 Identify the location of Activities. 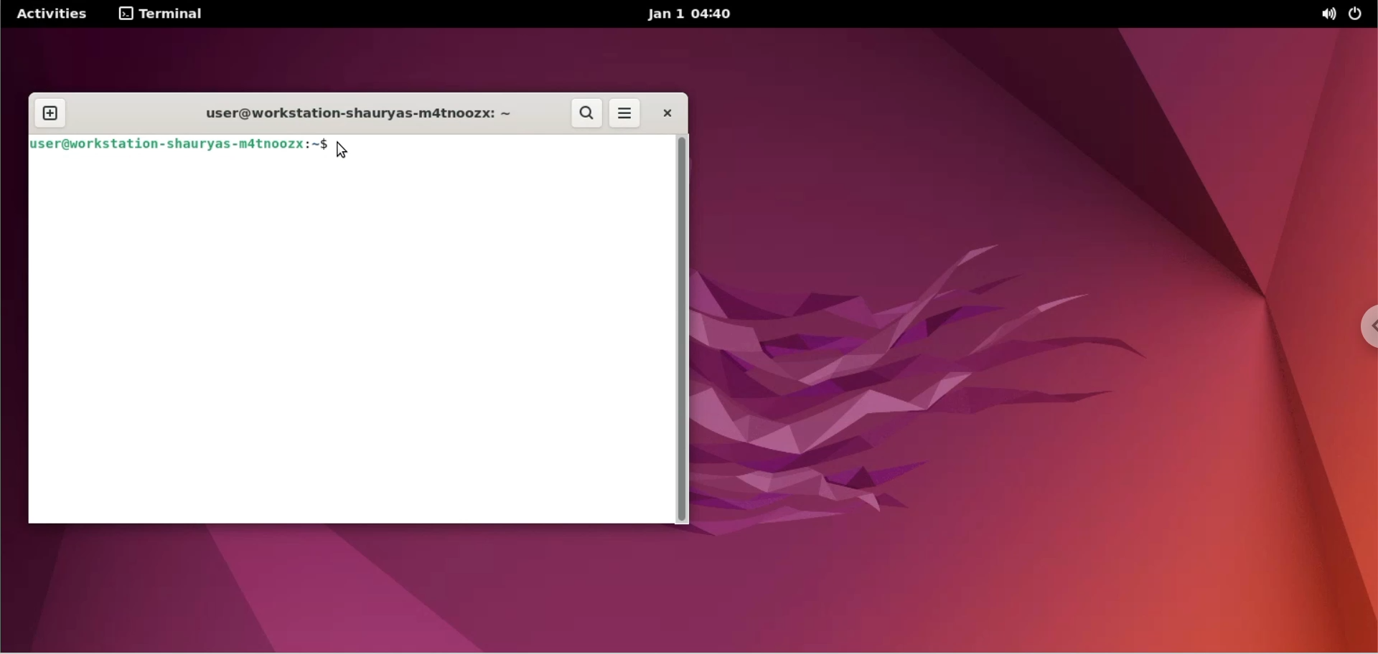
(49, 16).